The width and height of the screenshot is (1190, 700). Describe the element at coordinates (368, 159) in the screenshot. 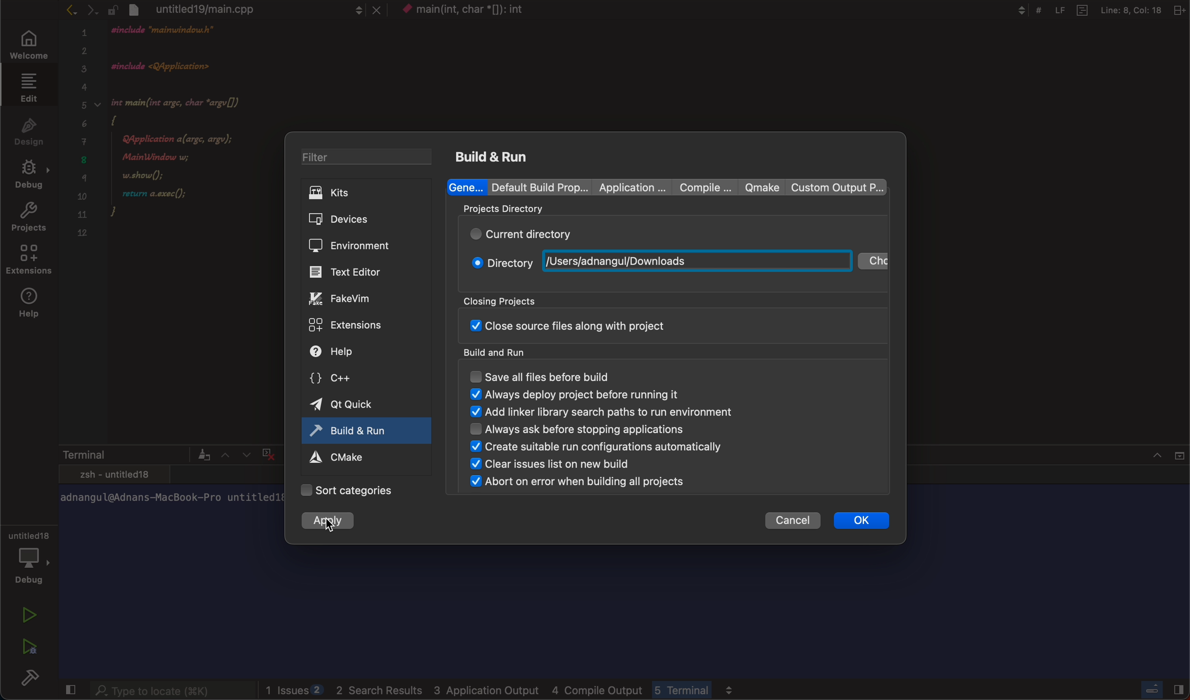

I see `filter` at that location.